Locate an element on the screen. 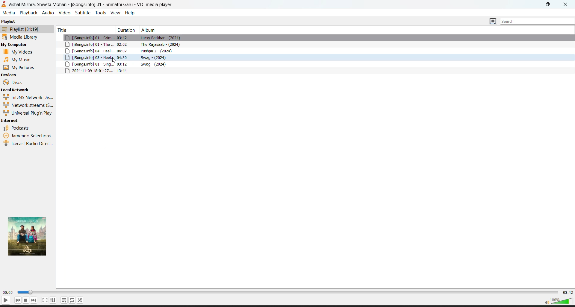 This screenshot has height=307, width=575. play is located at coordinates (6, 300).